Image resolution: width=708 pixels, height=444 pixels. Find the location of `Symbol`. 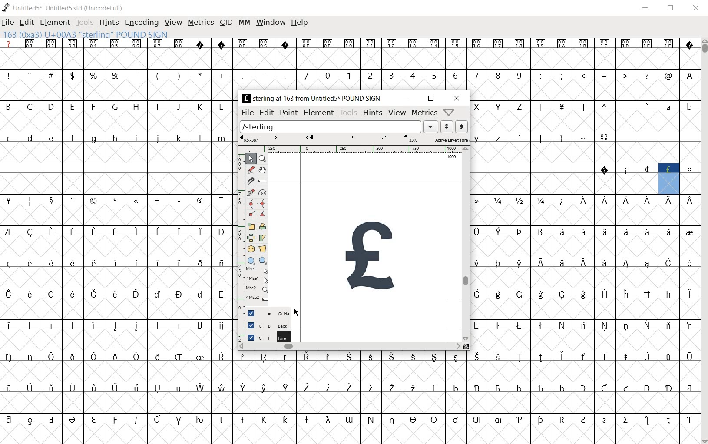

Symbol is located at coordinates (348, 358).